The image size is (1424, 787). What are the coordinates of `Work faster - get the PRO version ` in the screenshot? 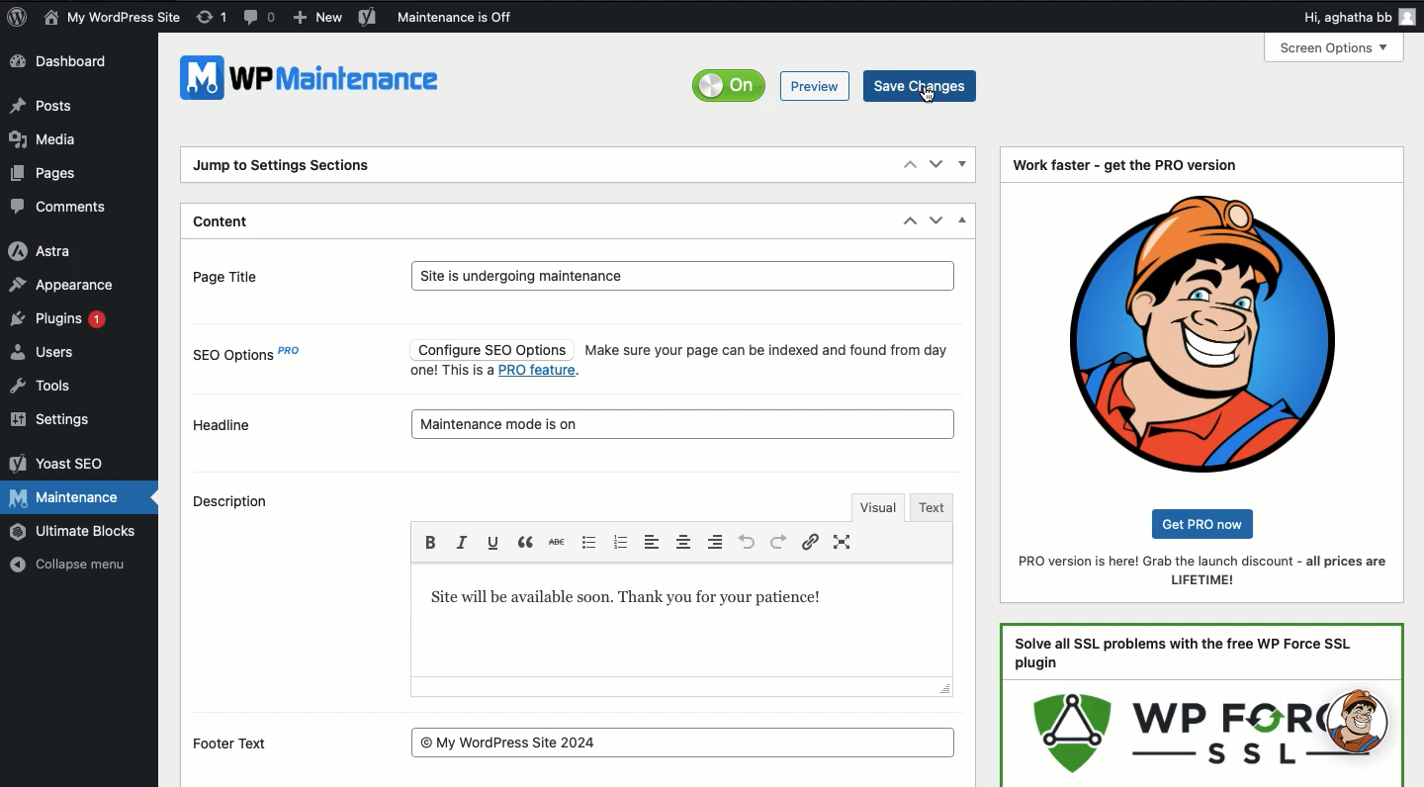 It's located at (1125, 165).